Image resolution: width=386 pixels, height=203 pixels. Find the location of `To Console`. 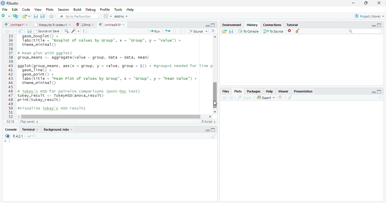

To Console is located at coordinates (248, 31).